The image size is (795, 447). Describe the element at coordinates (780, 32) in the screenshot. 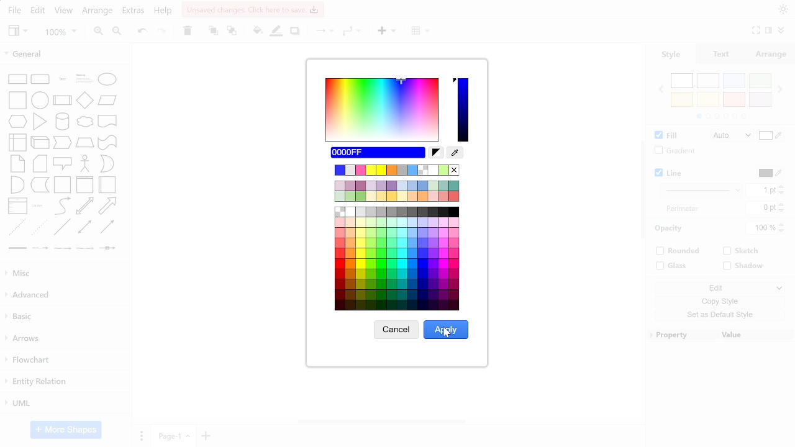

I see `format` at that location.